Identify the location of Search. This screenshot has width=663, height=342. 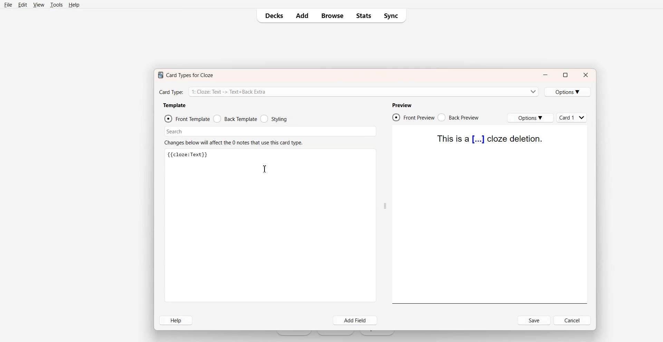
(271, 131).